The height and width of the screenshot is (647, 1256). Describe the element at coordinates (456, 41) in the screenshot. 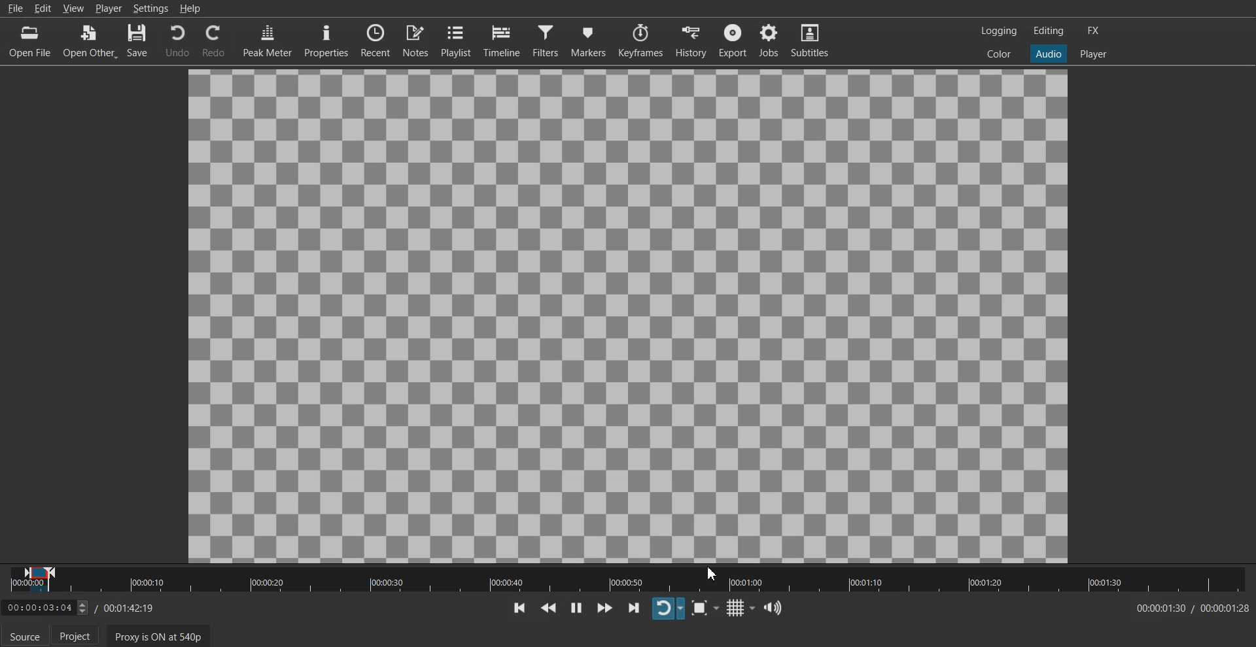

I see `Playlist` at that location.